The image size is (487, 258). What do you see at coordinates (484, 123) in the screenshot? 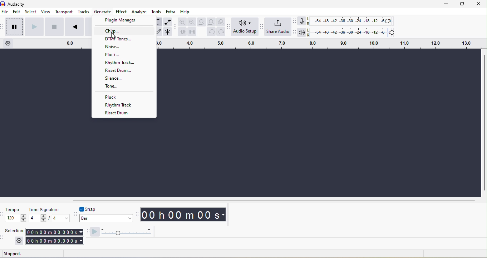
I see `vertical scroll bar` at bounding box center [484, 123].